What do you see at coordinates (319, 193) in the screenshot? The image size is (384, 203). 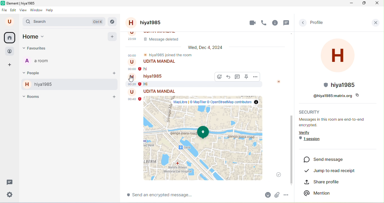 I see `mention` at bounding box center [319, 193].